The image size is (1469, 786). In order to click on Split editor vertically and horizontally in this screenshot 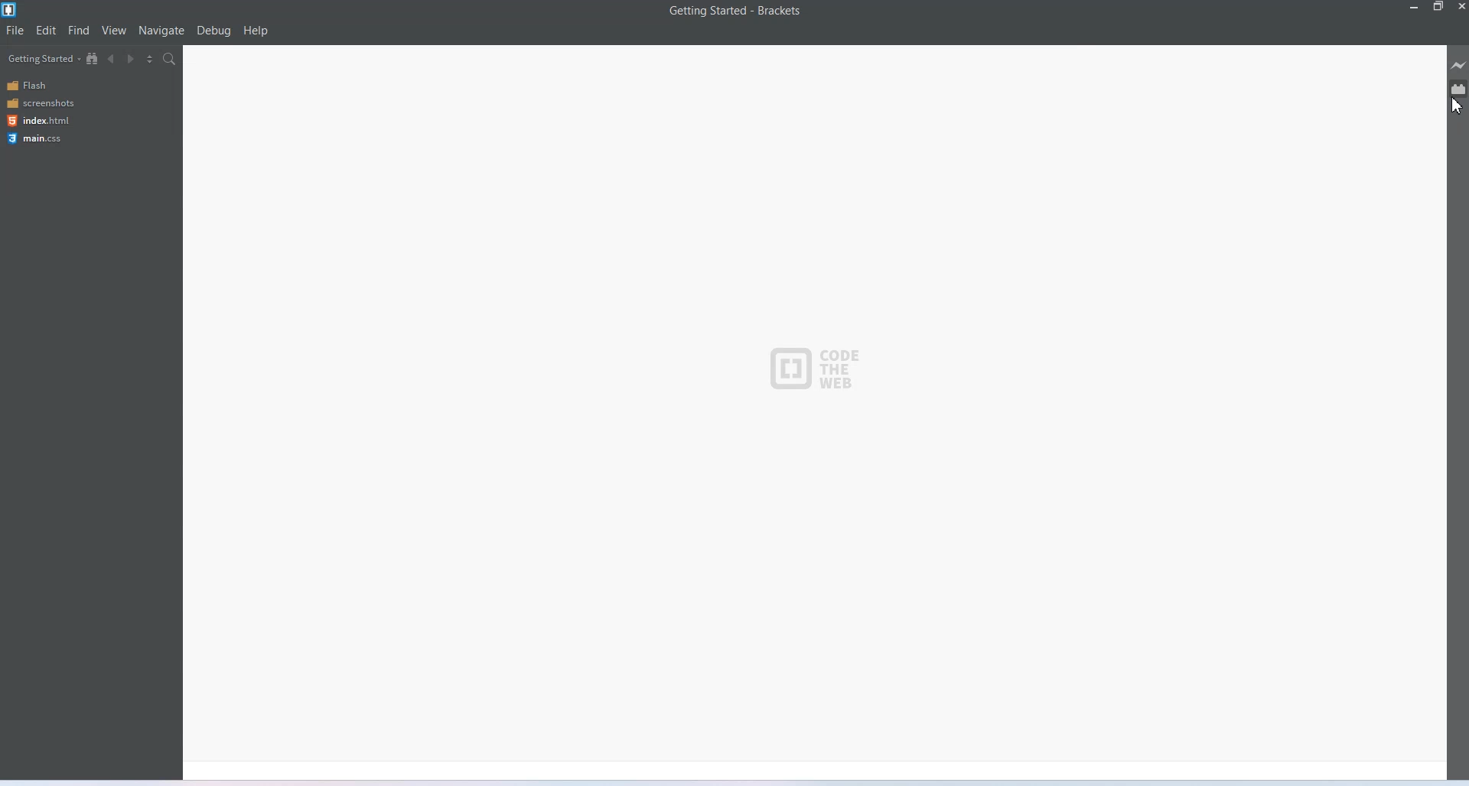, I will do `click(151, 60)`.